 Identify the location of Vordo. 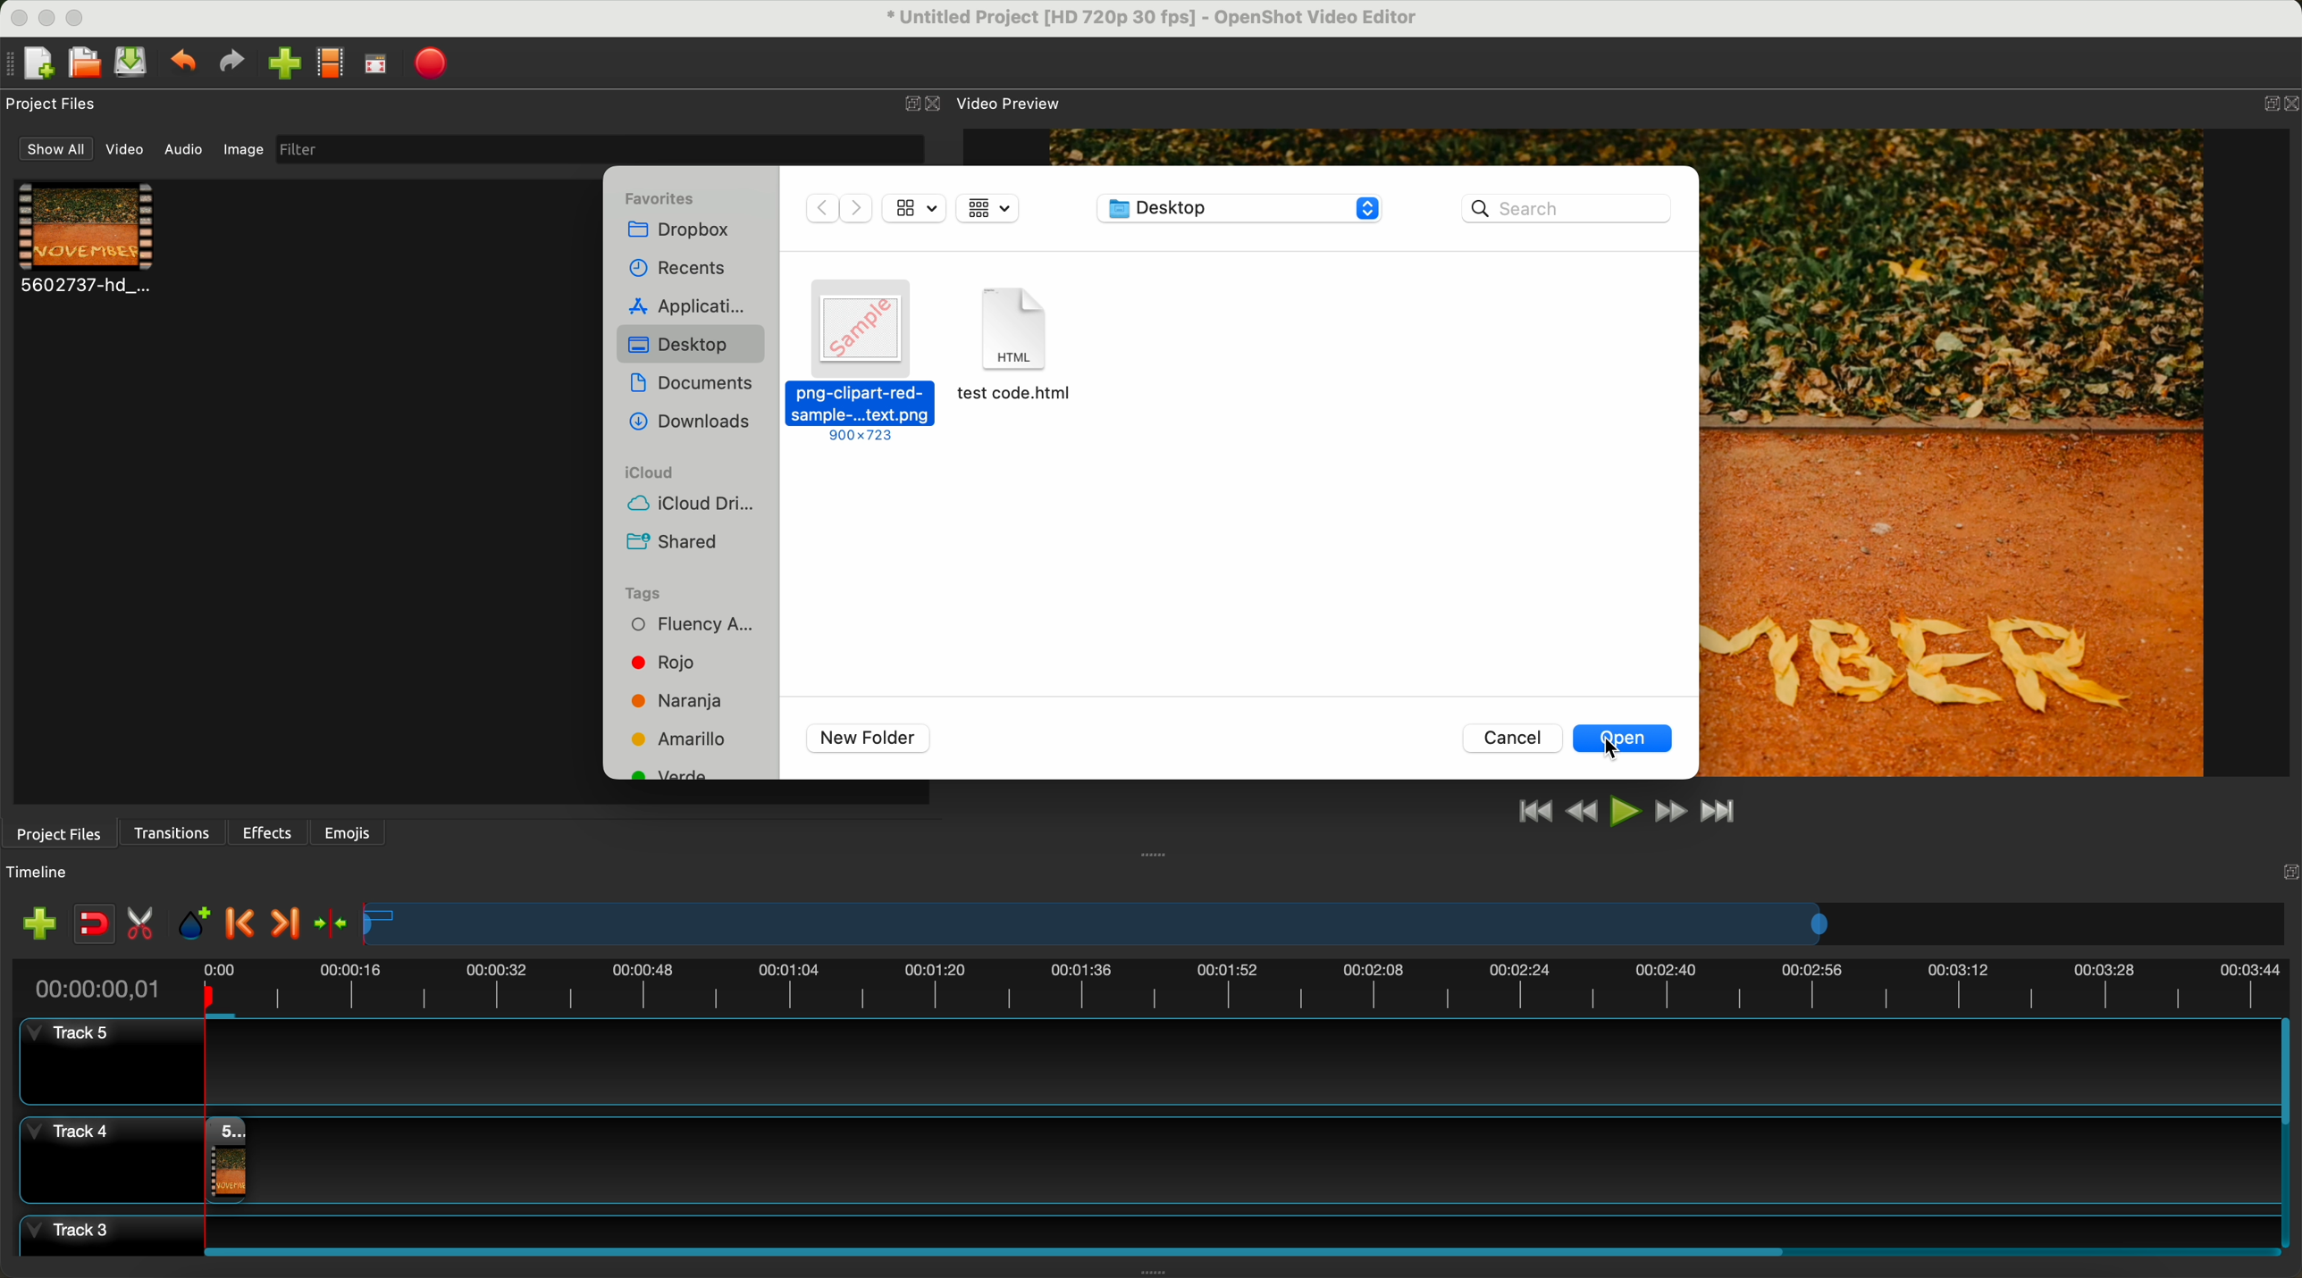
(668, 779).